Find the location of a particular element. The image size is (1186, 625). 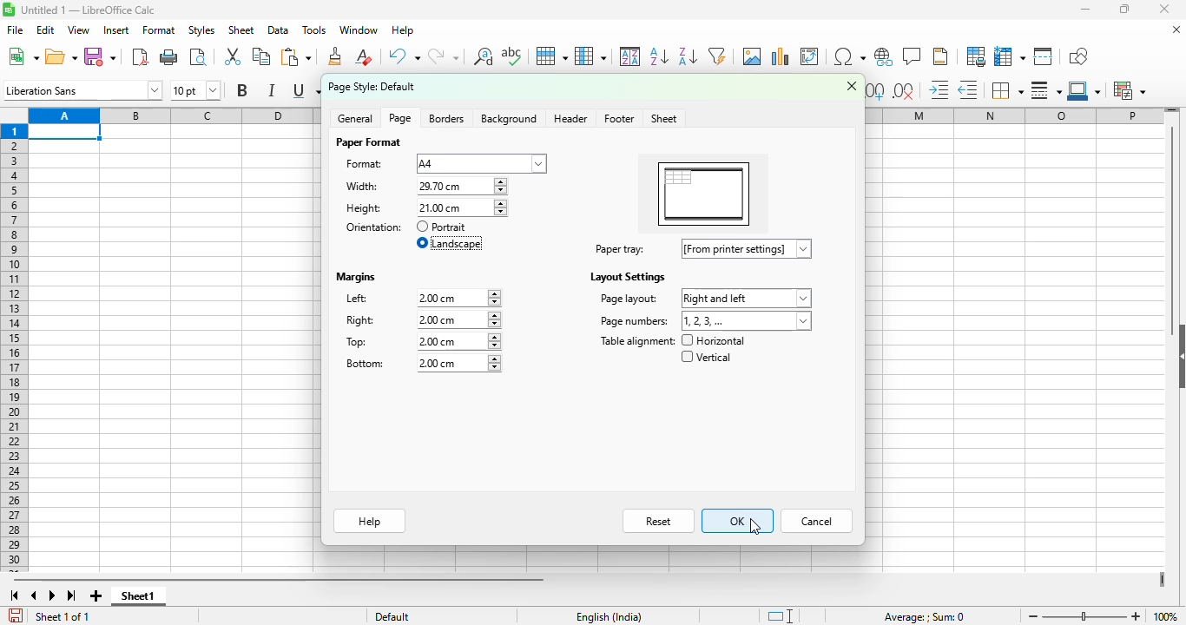

insert hyperlink is located at coordinates (885, 56).